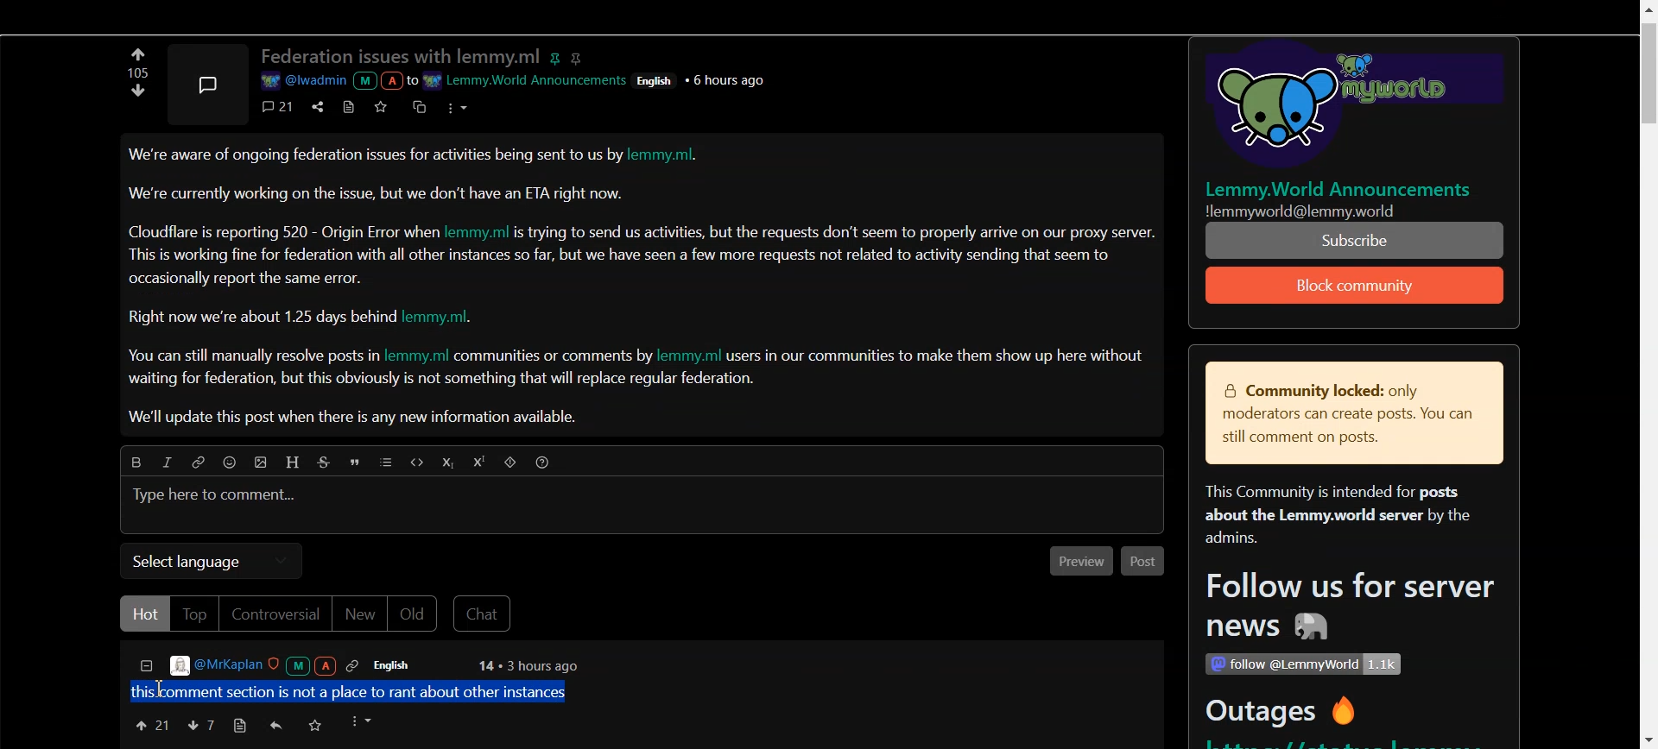  I want to click on Subscribe, so click(1356, 286).